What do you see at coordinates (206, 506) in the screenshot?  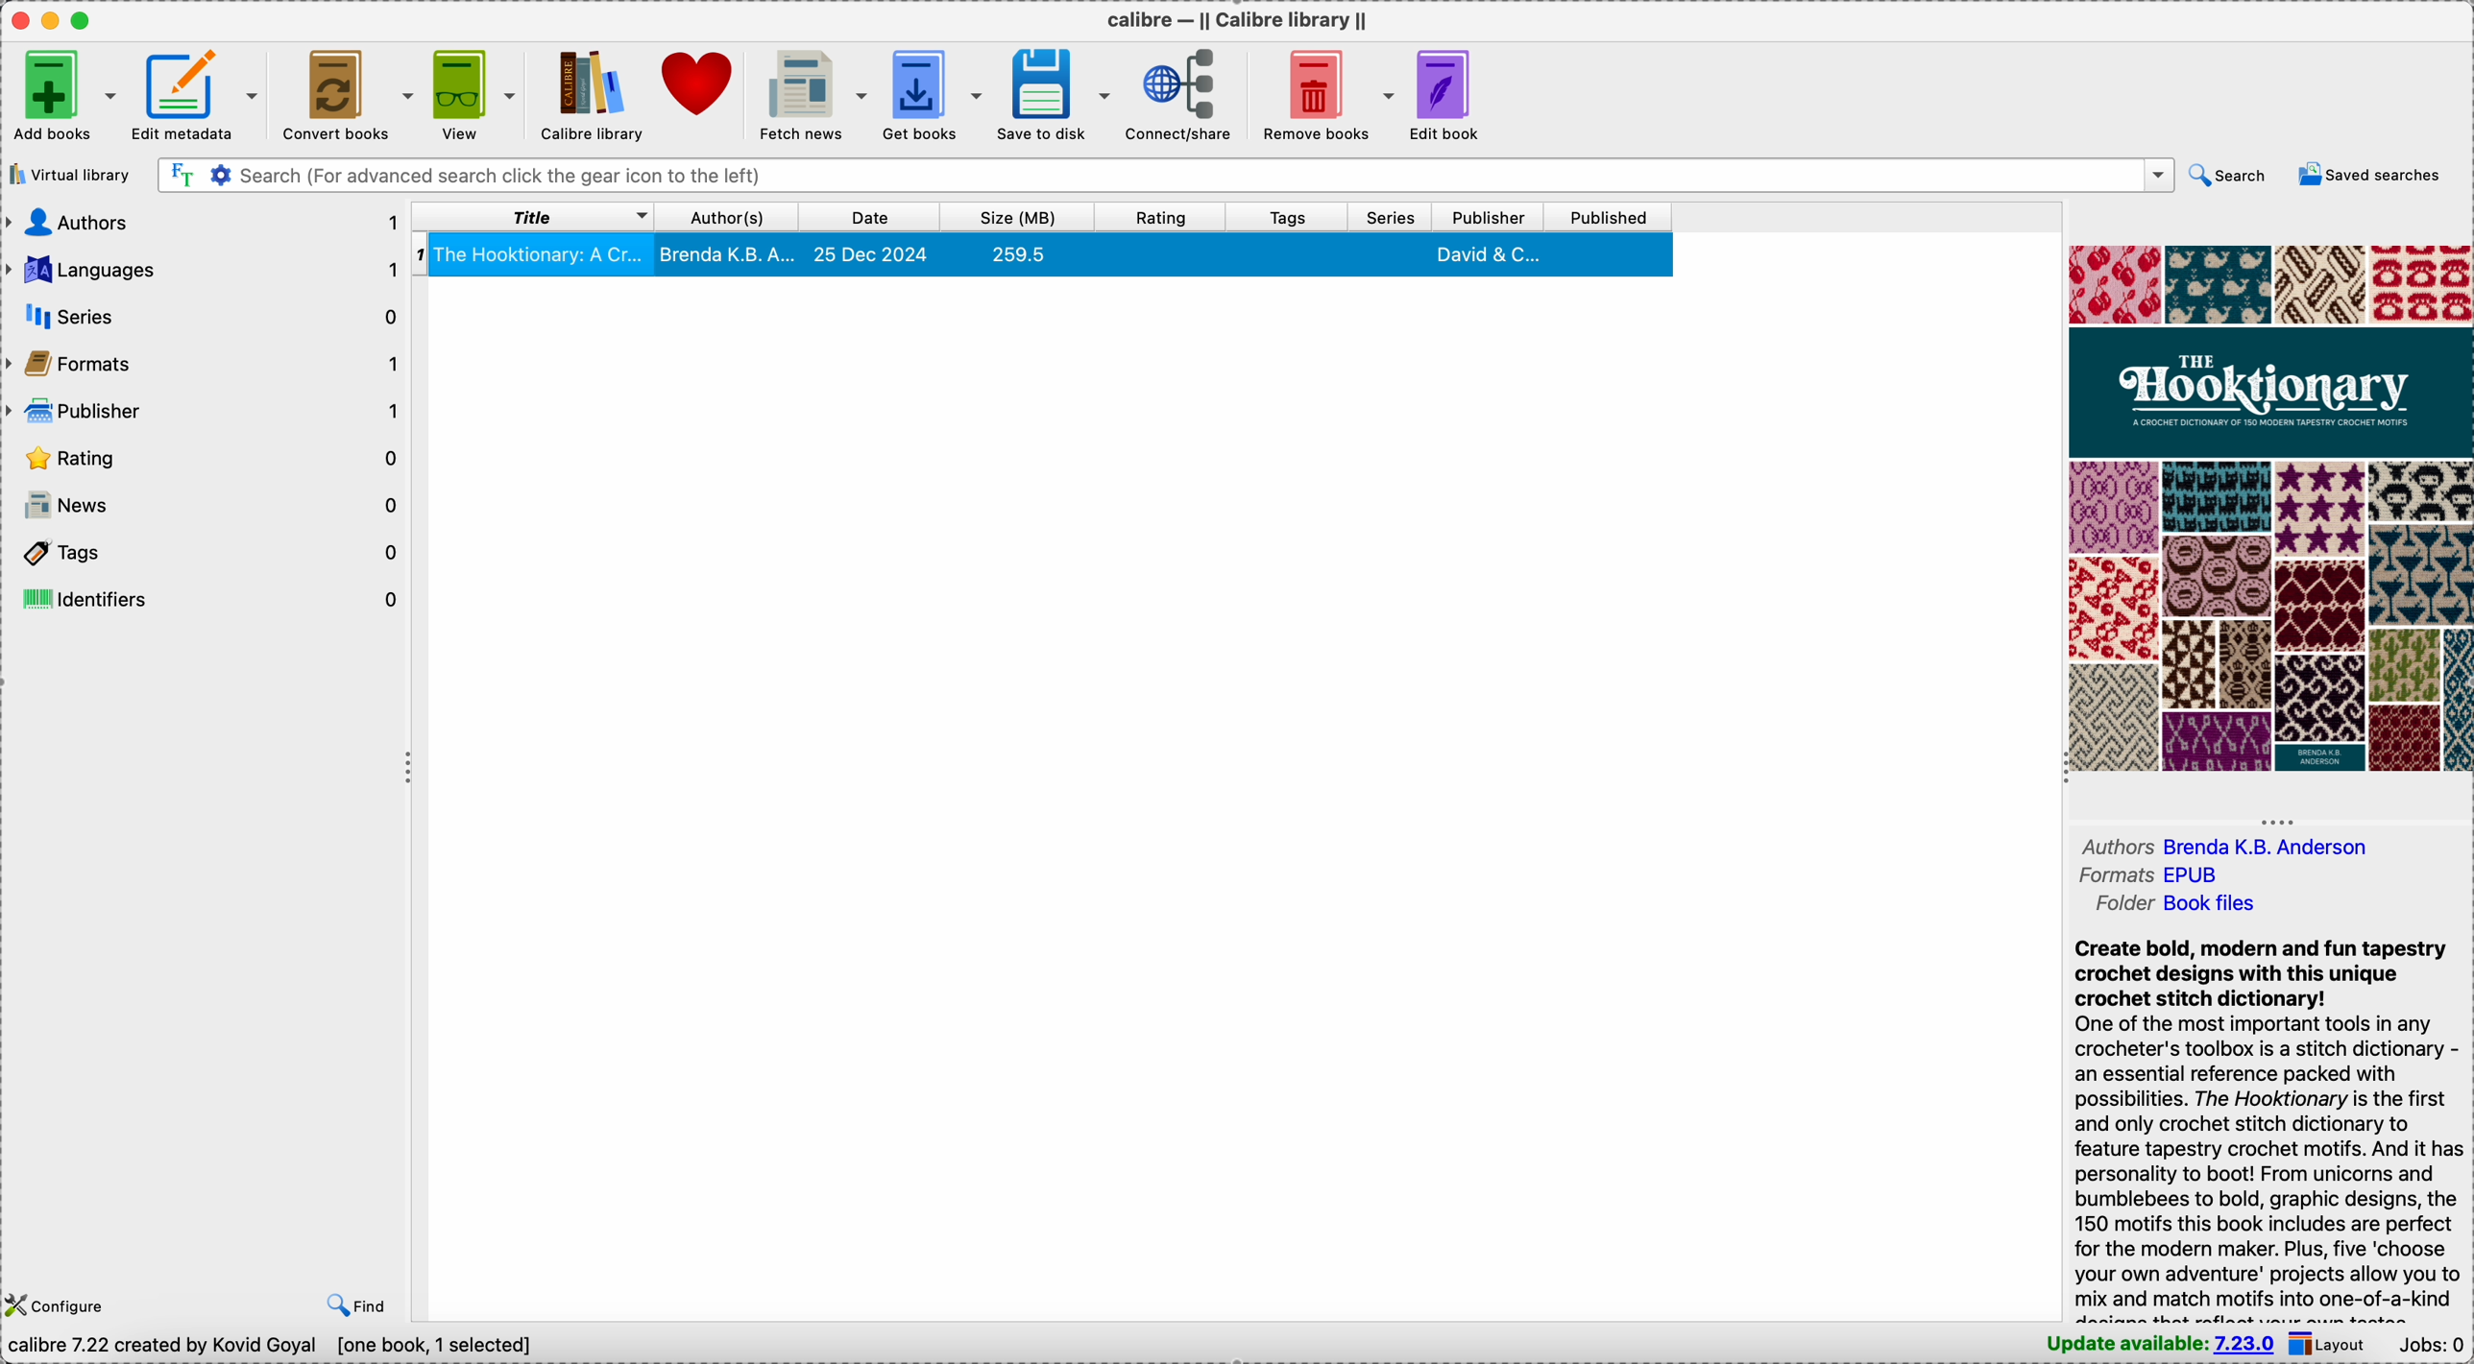 I see `news` at bounding box center [206, 506].